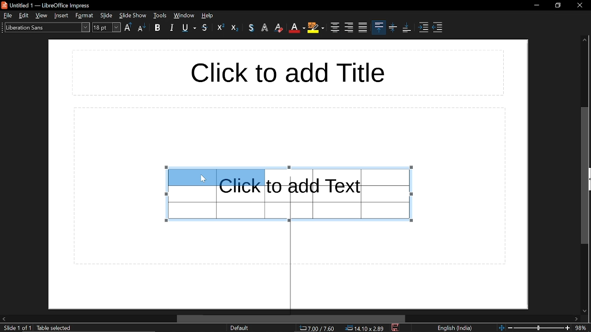  Describe the element at coordinates (107, 28) in the screenshot. I see `text size` at that location.